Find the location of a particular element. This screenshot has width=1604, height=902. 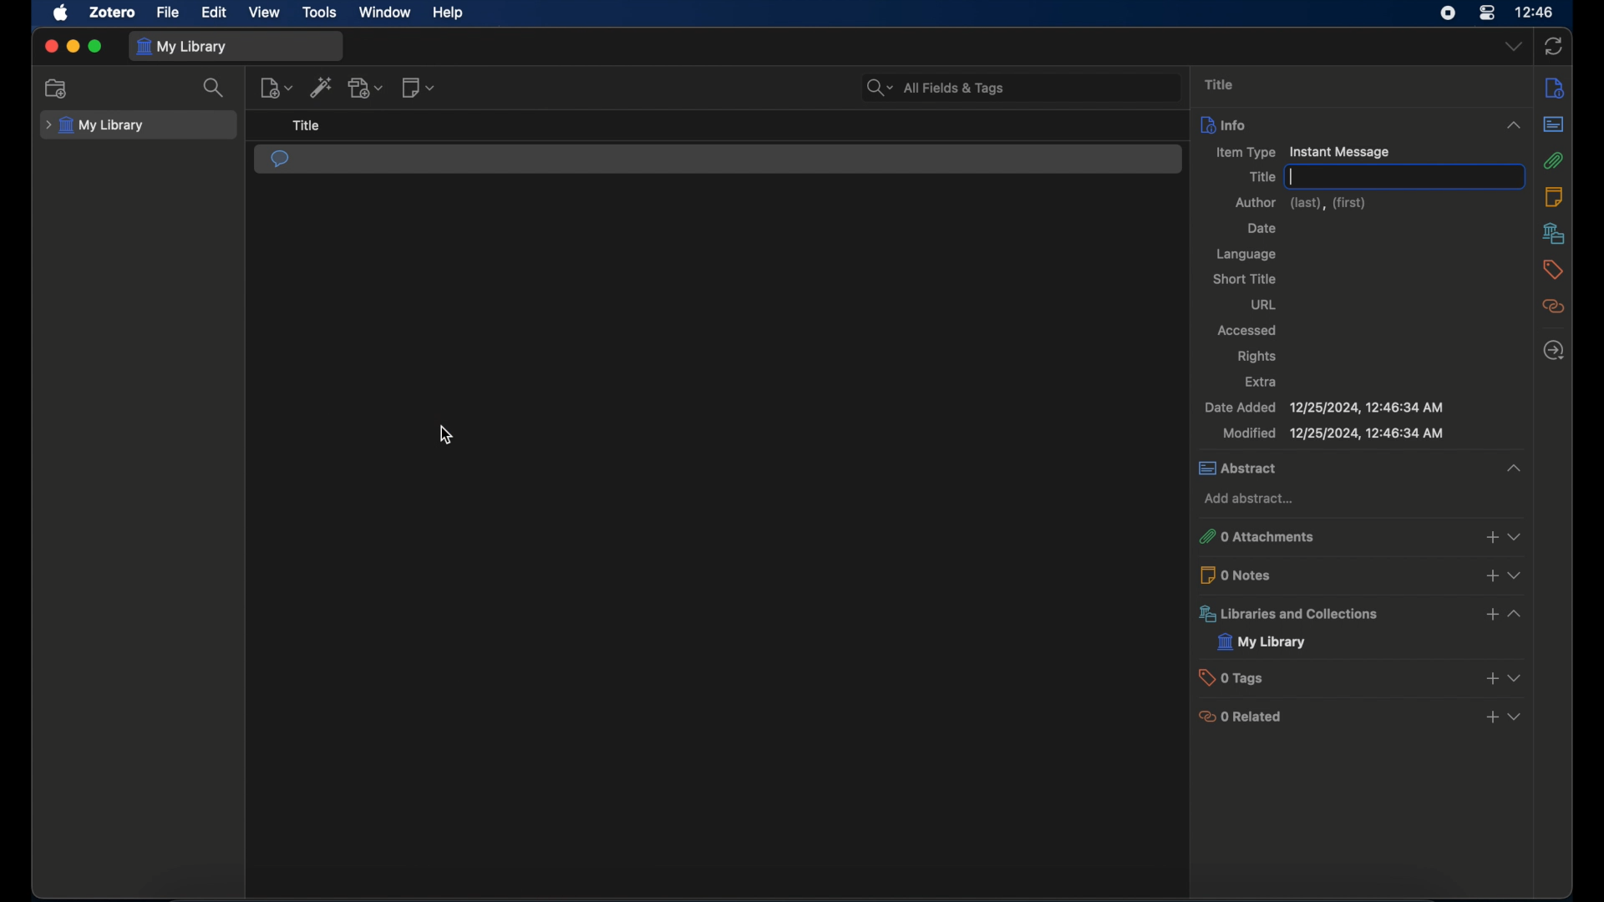

locate is located at coordinates (1554, 349).